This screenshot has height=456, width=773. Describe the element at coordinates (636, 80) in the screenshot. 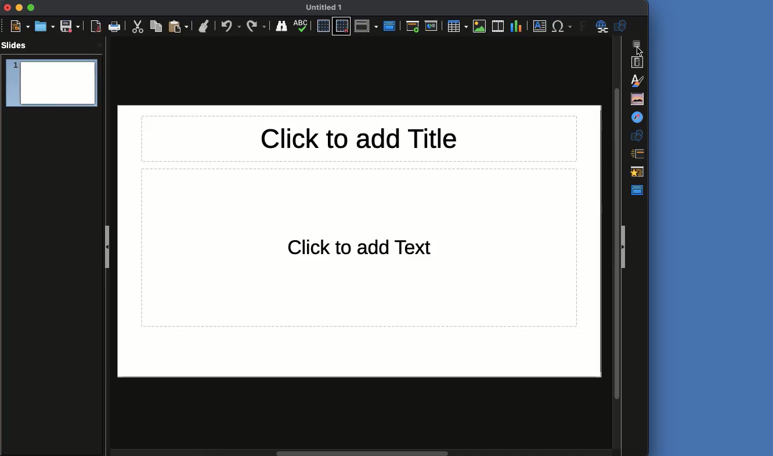

I see `Styles` at that location.